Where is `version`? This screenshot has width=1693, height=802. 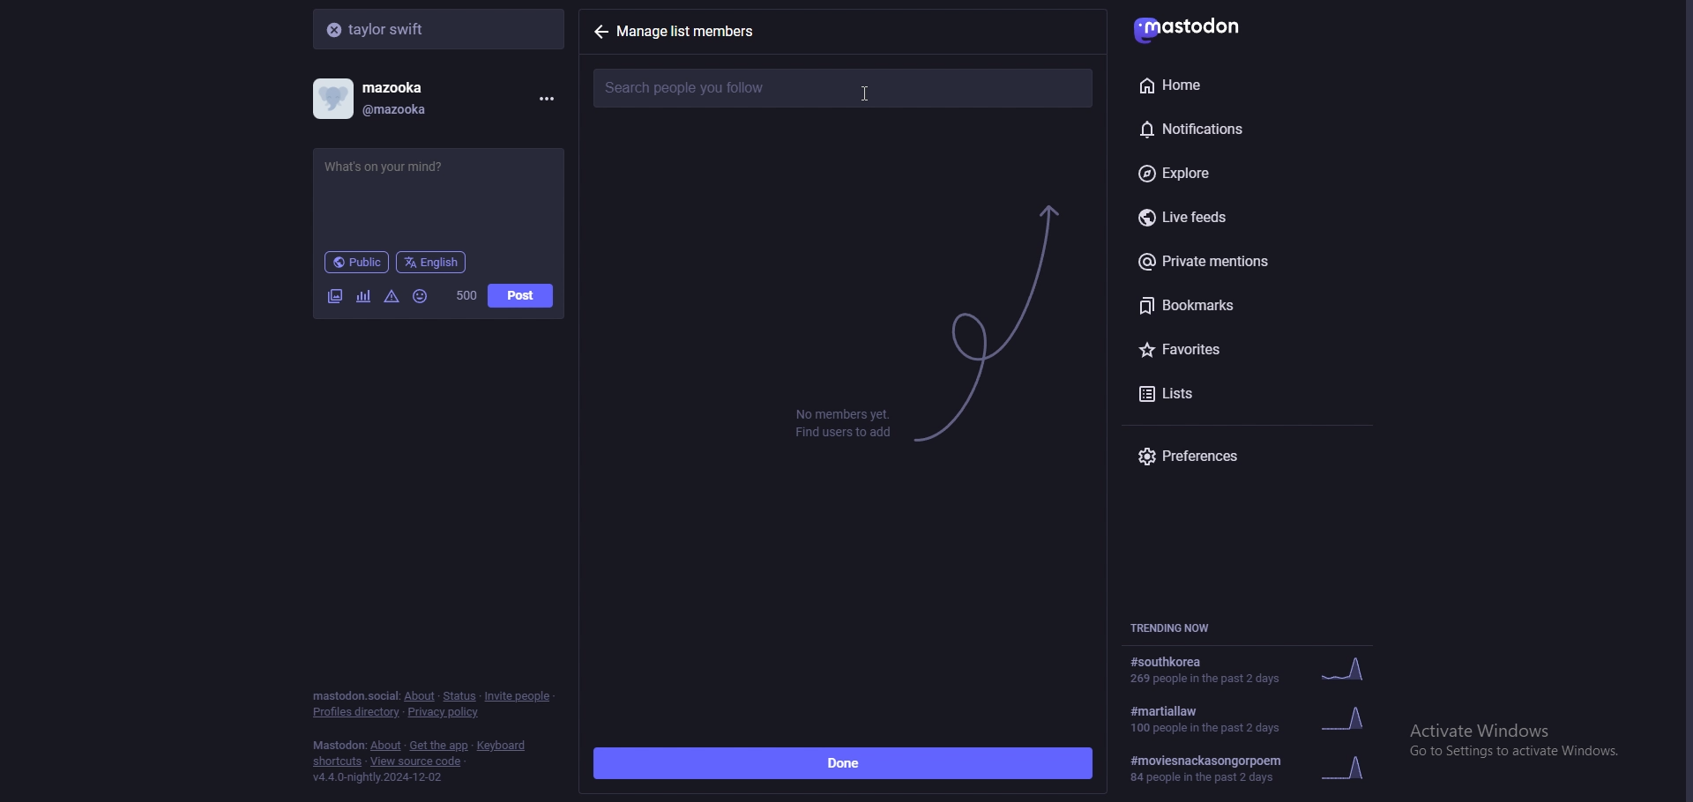
version is located at coordinates (377, 777).